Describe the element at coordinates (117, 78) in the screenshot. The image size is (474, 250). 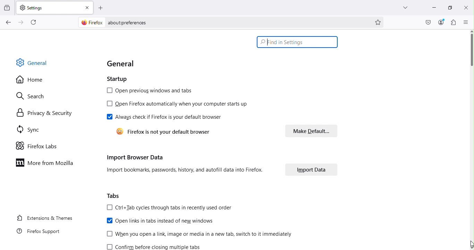
I see `Startup` at that location.